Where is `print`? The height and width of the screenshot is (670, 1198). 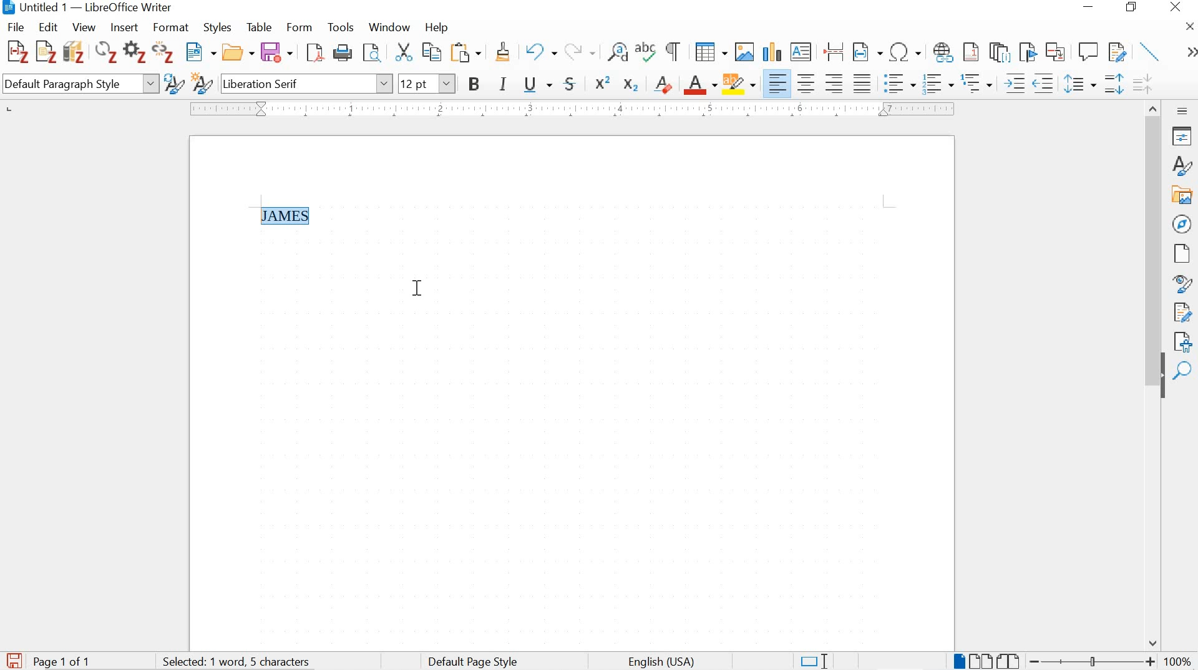 print is located at coordinates (344, 52).